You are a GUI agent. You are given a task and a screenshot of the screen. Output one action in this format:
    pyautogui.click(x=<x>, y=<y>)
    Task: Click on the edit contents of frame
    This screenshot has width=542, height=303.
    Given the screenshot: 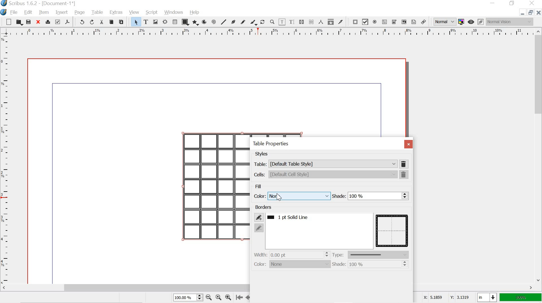 What is the action you would take?
    pyautogui.click(x=282, y=21)
    